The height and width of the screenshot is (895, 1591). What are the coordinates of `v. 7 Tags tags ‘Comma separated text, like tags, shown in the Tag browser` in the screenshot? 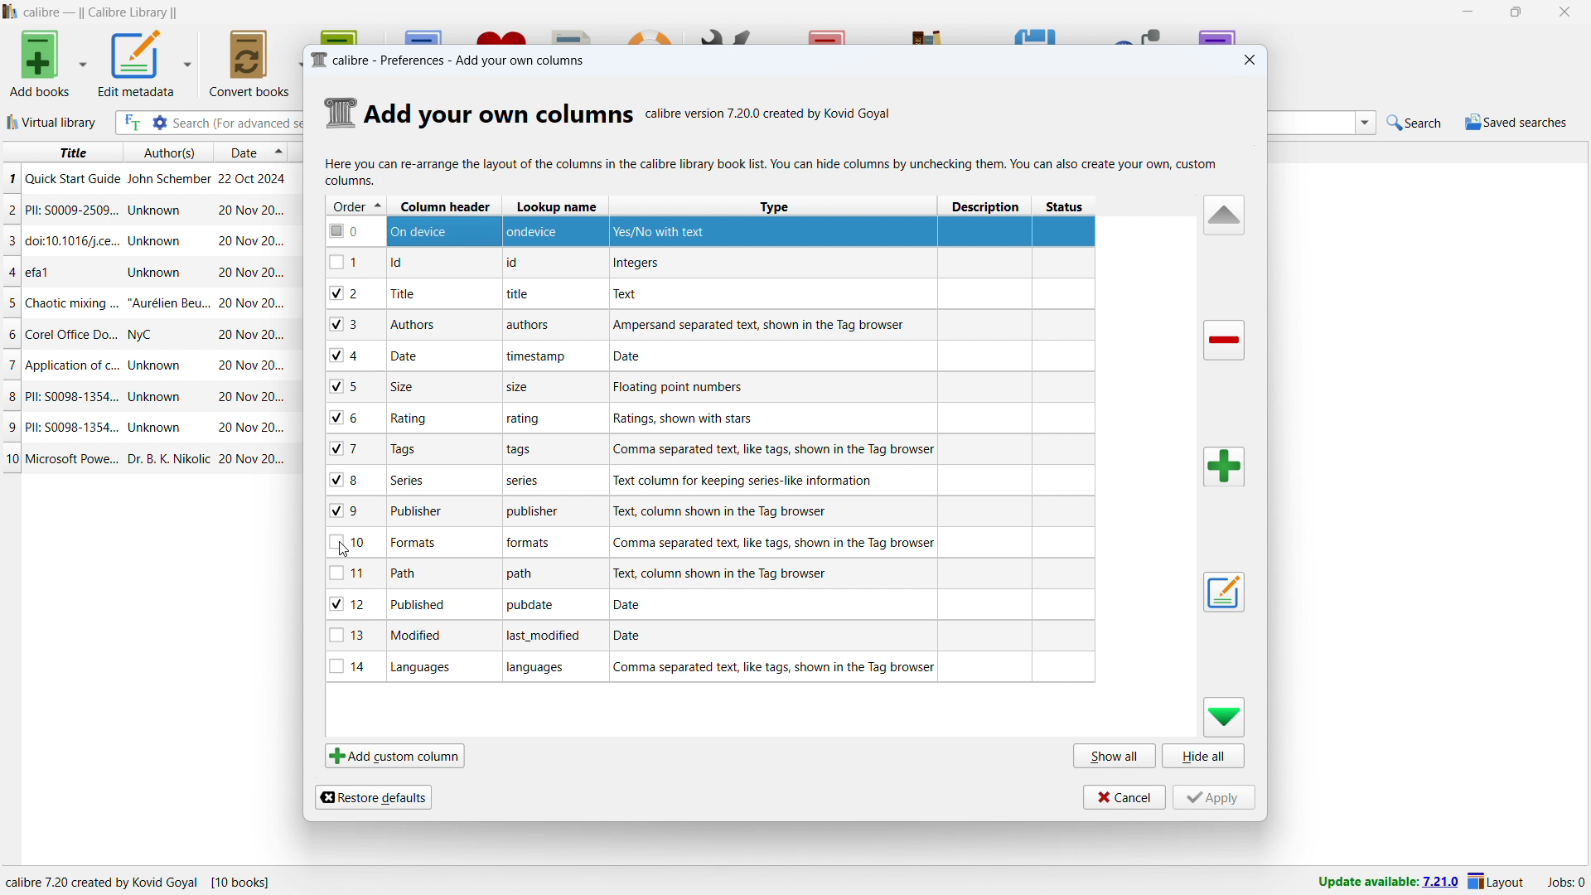 It's located at (708, 449).